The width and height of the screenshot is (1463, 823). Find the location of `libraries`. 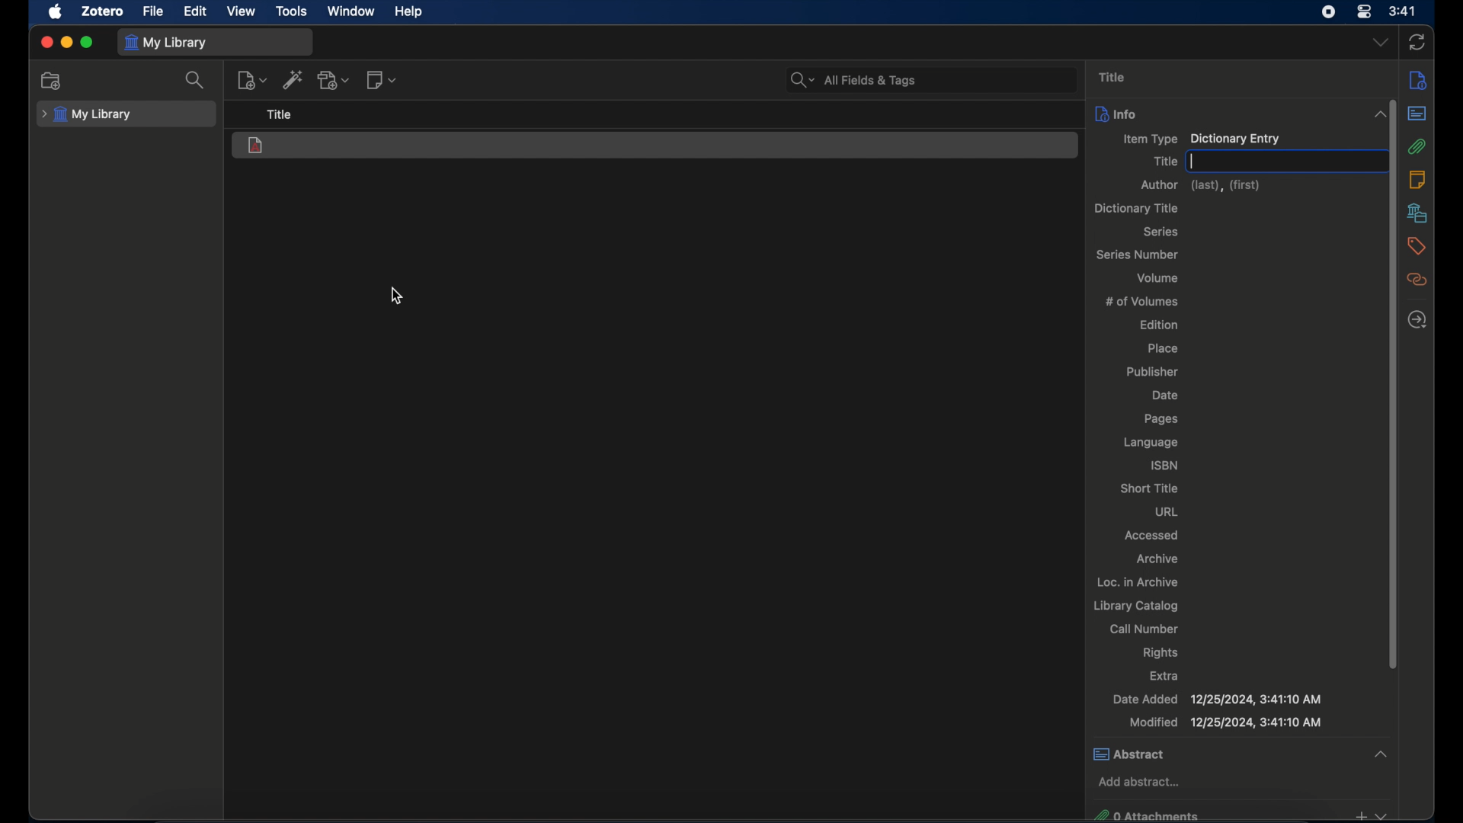

libraries is located at coordinates (1418, 213).